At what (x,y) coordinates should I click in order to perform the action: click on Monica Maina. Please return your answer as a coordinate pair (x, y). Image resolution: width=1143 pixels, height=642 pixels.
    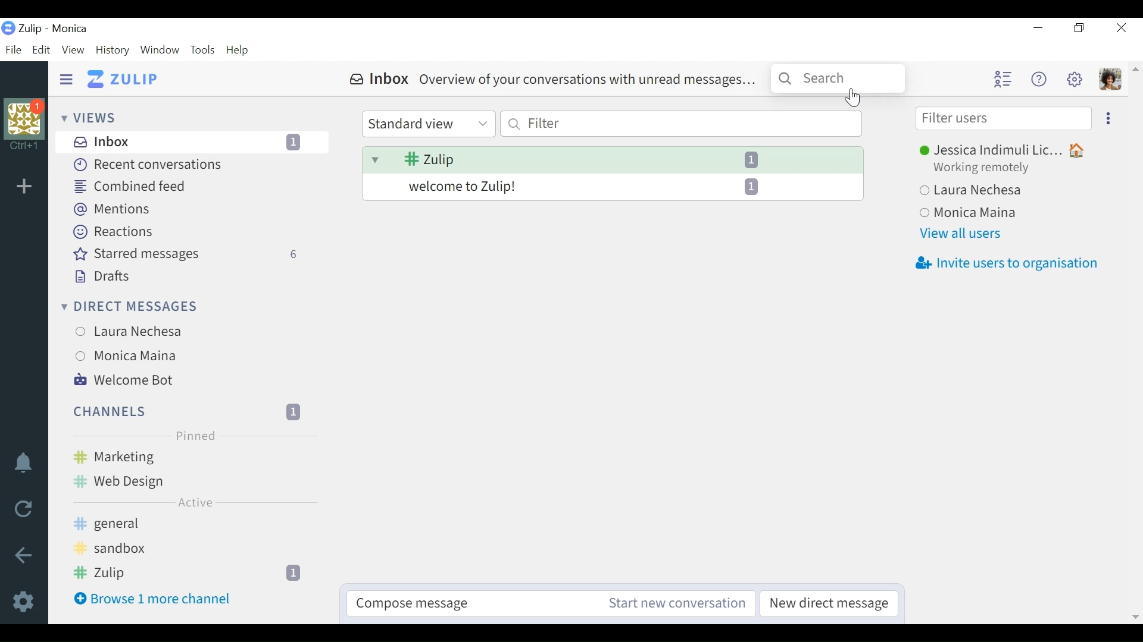
    Looking at the image, I should click on (159, 357).